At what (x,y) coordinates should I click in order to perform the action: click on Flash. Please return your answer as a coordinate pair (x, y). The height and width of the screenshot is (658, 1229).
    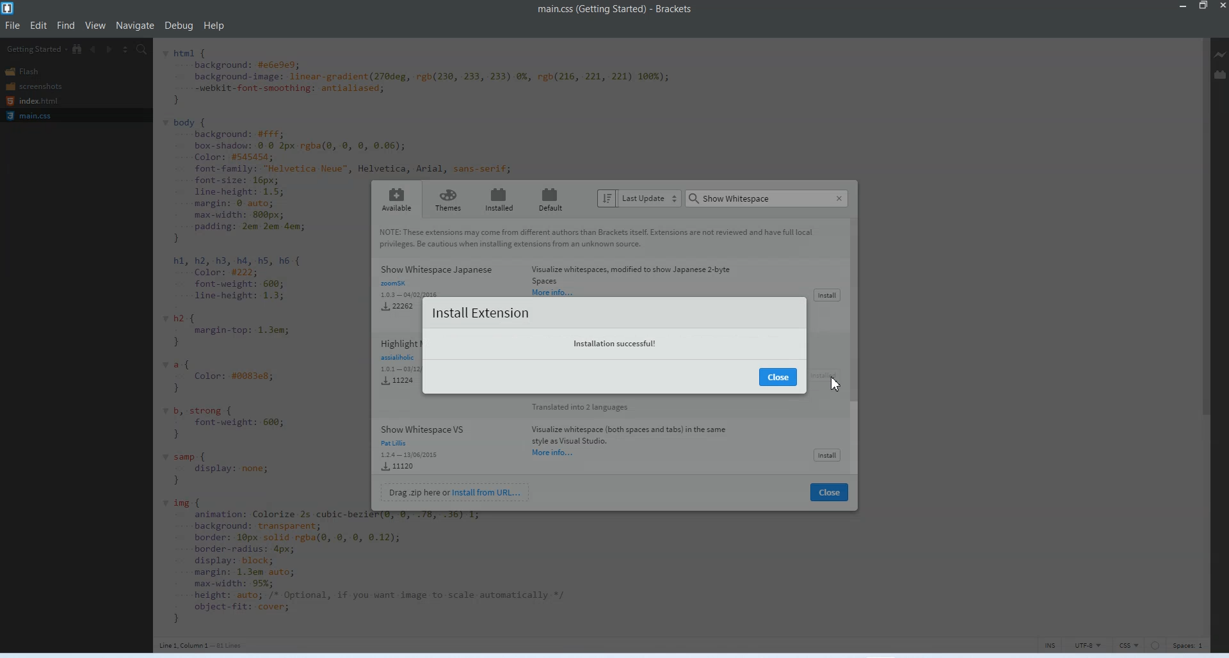
    Looking at the image, I should click on (28, 71).